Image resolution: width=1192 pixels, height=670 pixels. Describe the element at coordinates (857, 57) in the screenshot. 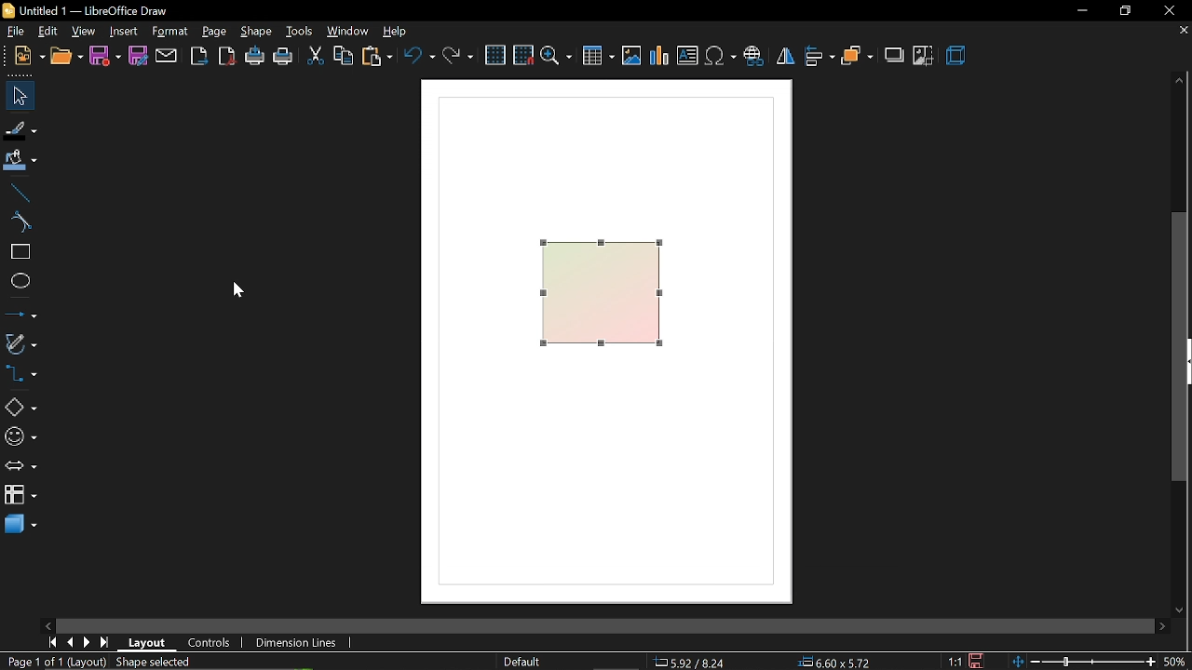

I see `arrange` at that location.